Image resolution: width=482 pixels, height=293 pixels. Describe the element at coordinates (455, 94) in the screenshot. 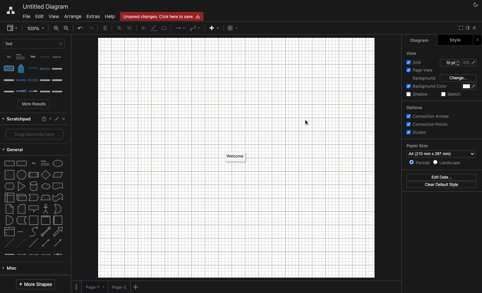

I see `sketch` at that location.